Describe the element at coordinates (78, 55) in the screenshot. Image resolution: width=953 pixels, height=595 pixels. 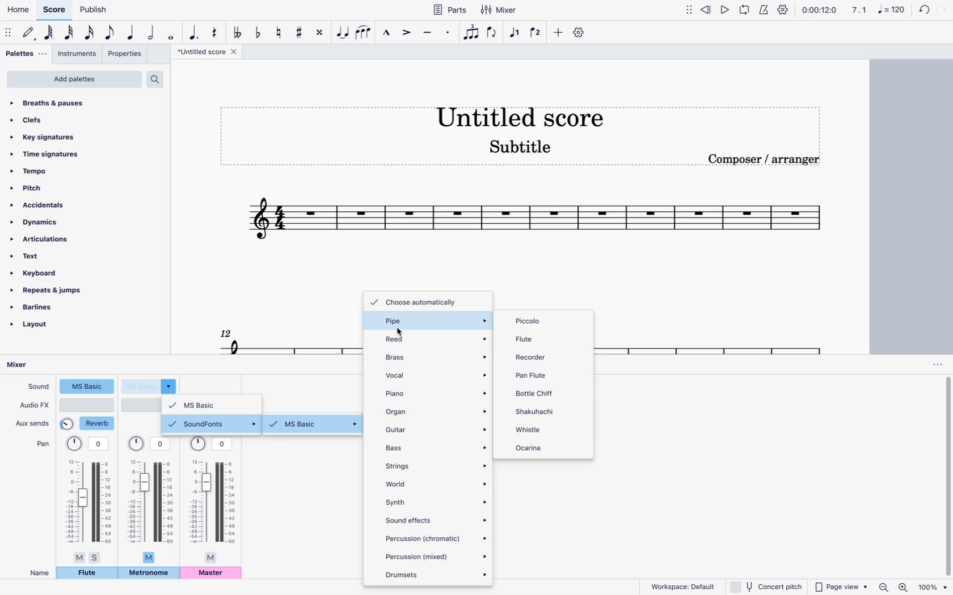
I see `instruments` at that location.